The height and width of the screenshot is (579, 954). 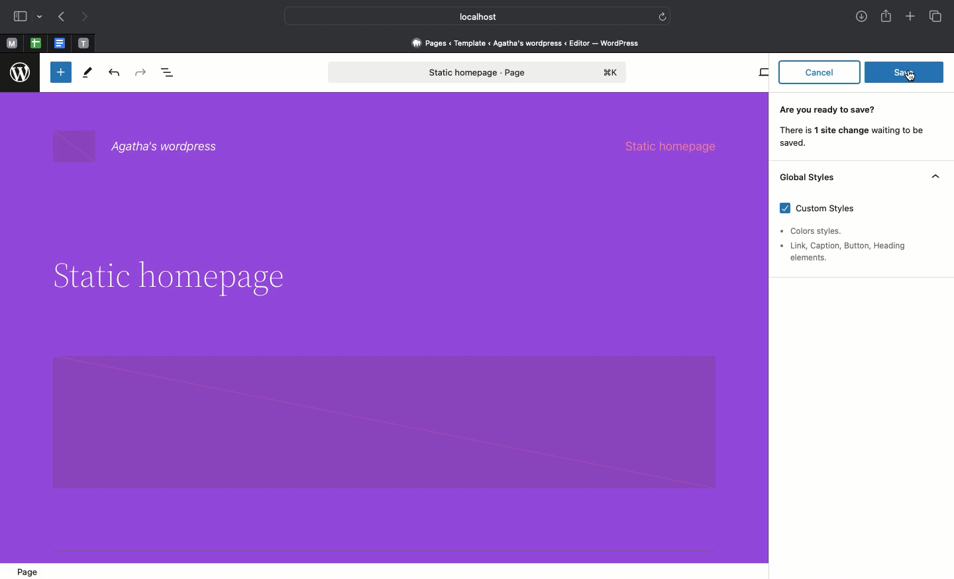 What do you see at coordinates (167, 277) in the screenshot?
I see `headline` at bounding box center [167, 277].